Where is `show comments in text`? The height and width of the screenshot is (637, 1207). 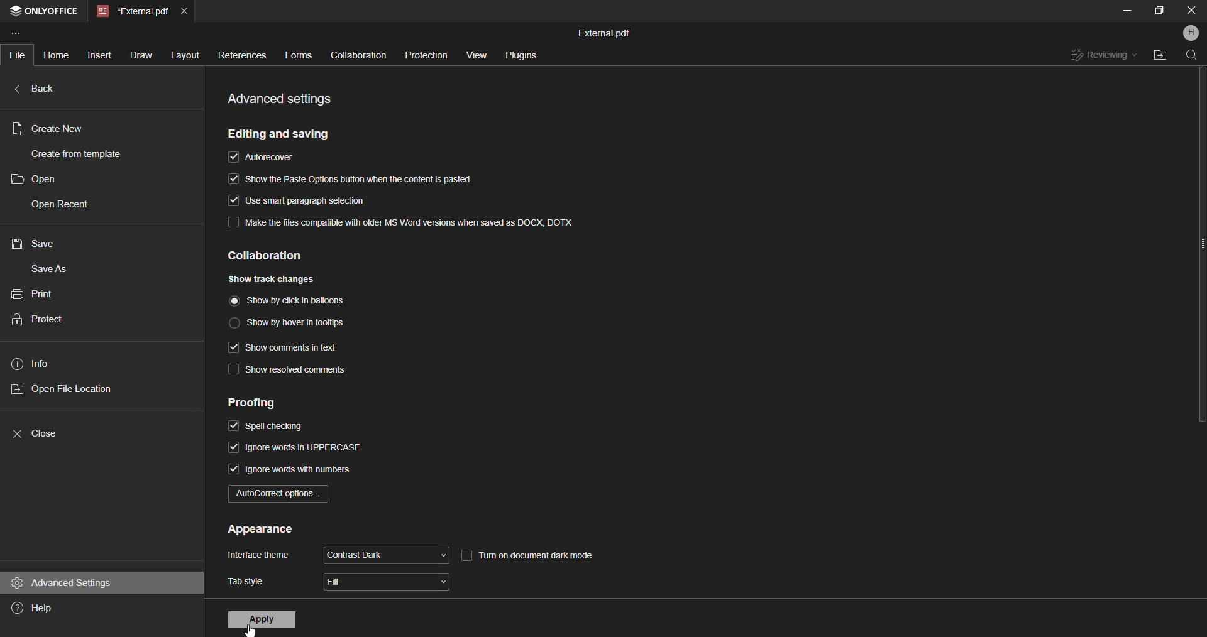
show comments in text is located at coordinates (286, 347).